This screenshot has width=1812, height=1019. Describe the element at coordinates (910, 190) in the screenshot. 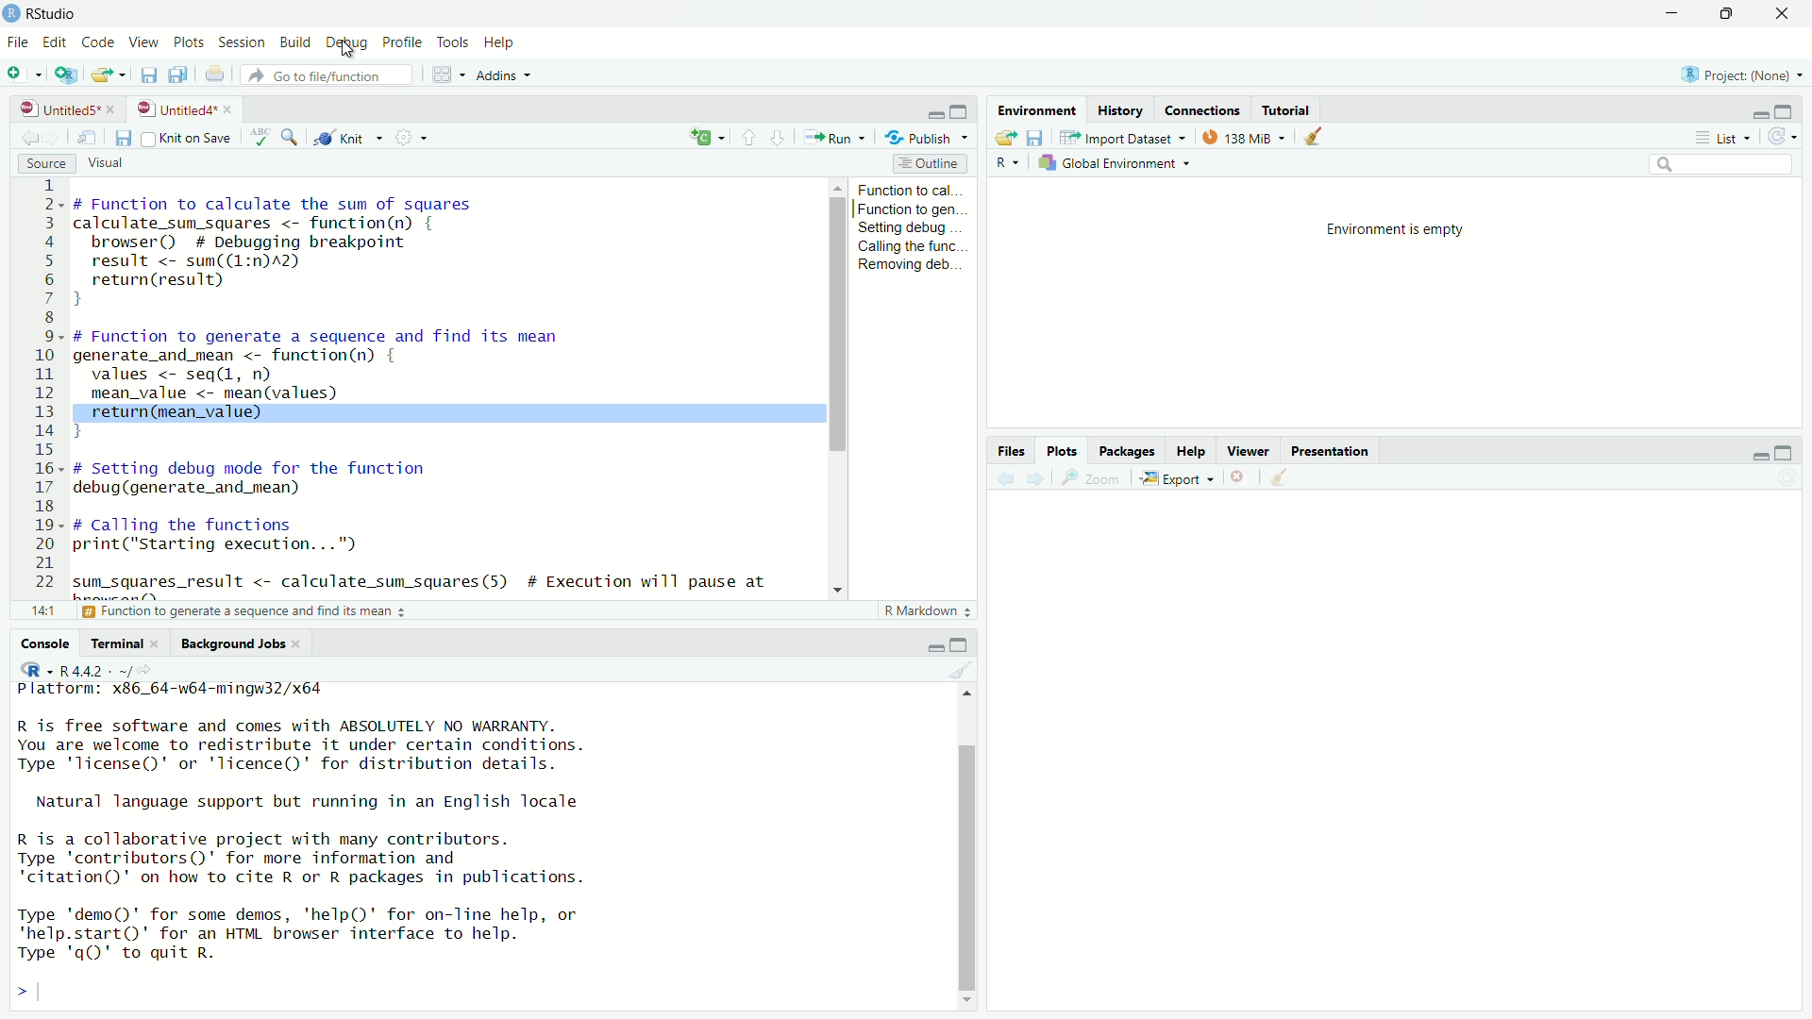

I see `function to cal...` at that location.